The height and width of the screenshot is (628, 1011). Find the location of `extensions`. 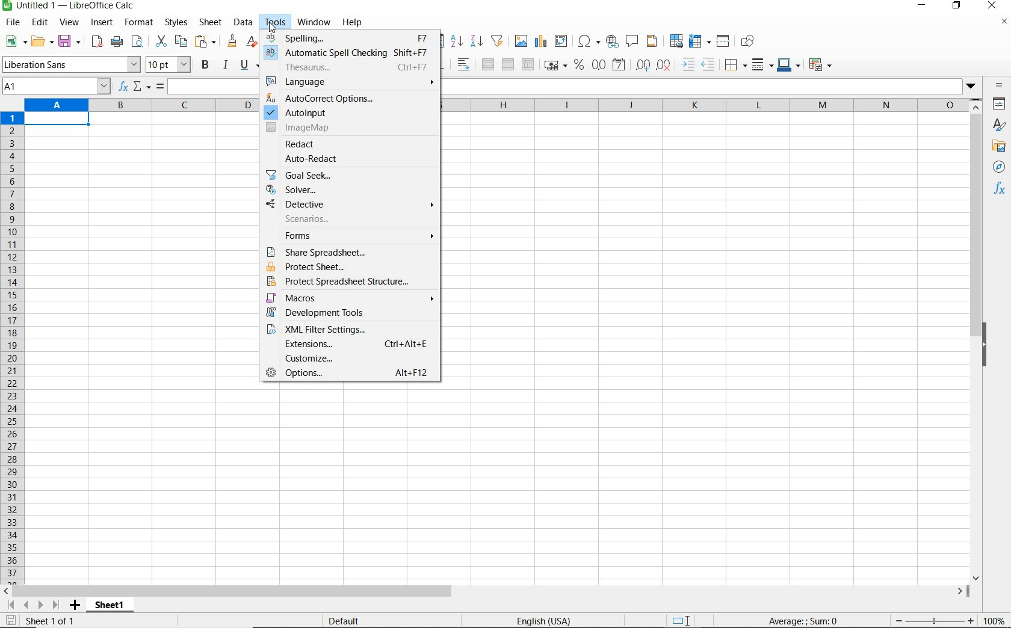

extensions is located at coordinates (350, 344).